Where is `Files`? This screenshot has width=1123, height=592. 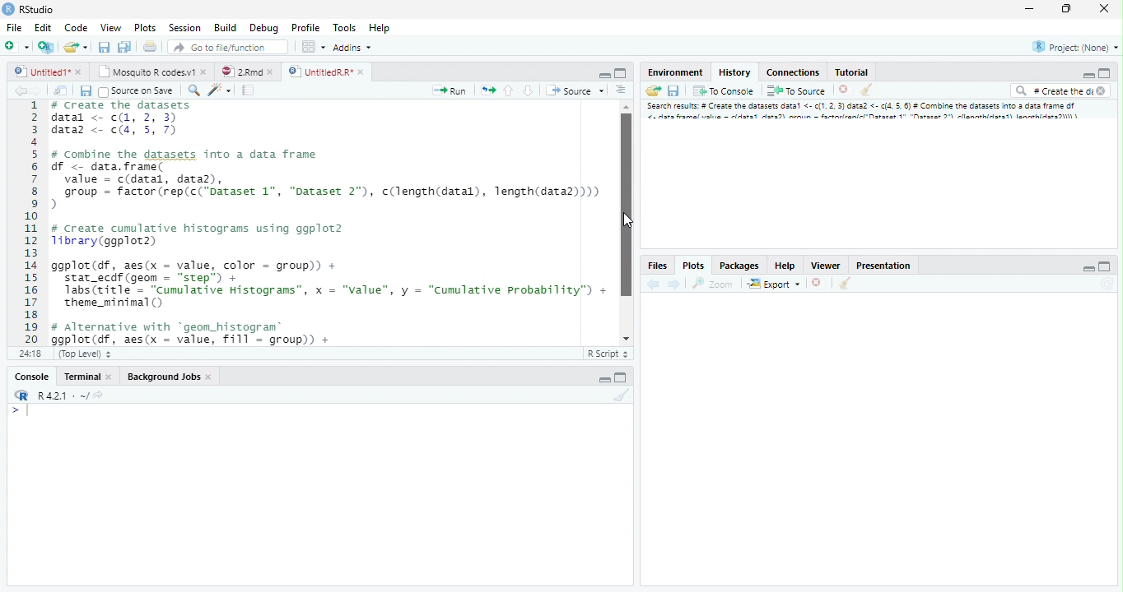
Files is located at coordinates (657, 264).